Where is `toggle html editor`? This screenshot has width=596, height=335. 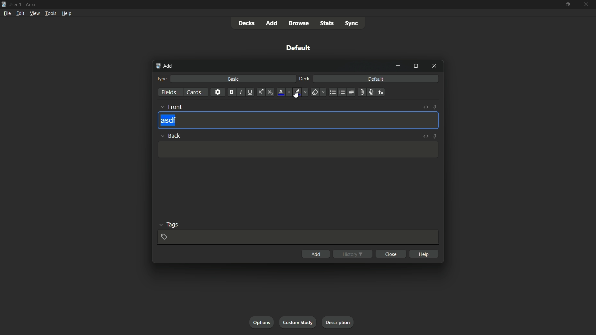 toggle html editor is located at coordinates (426, 107).